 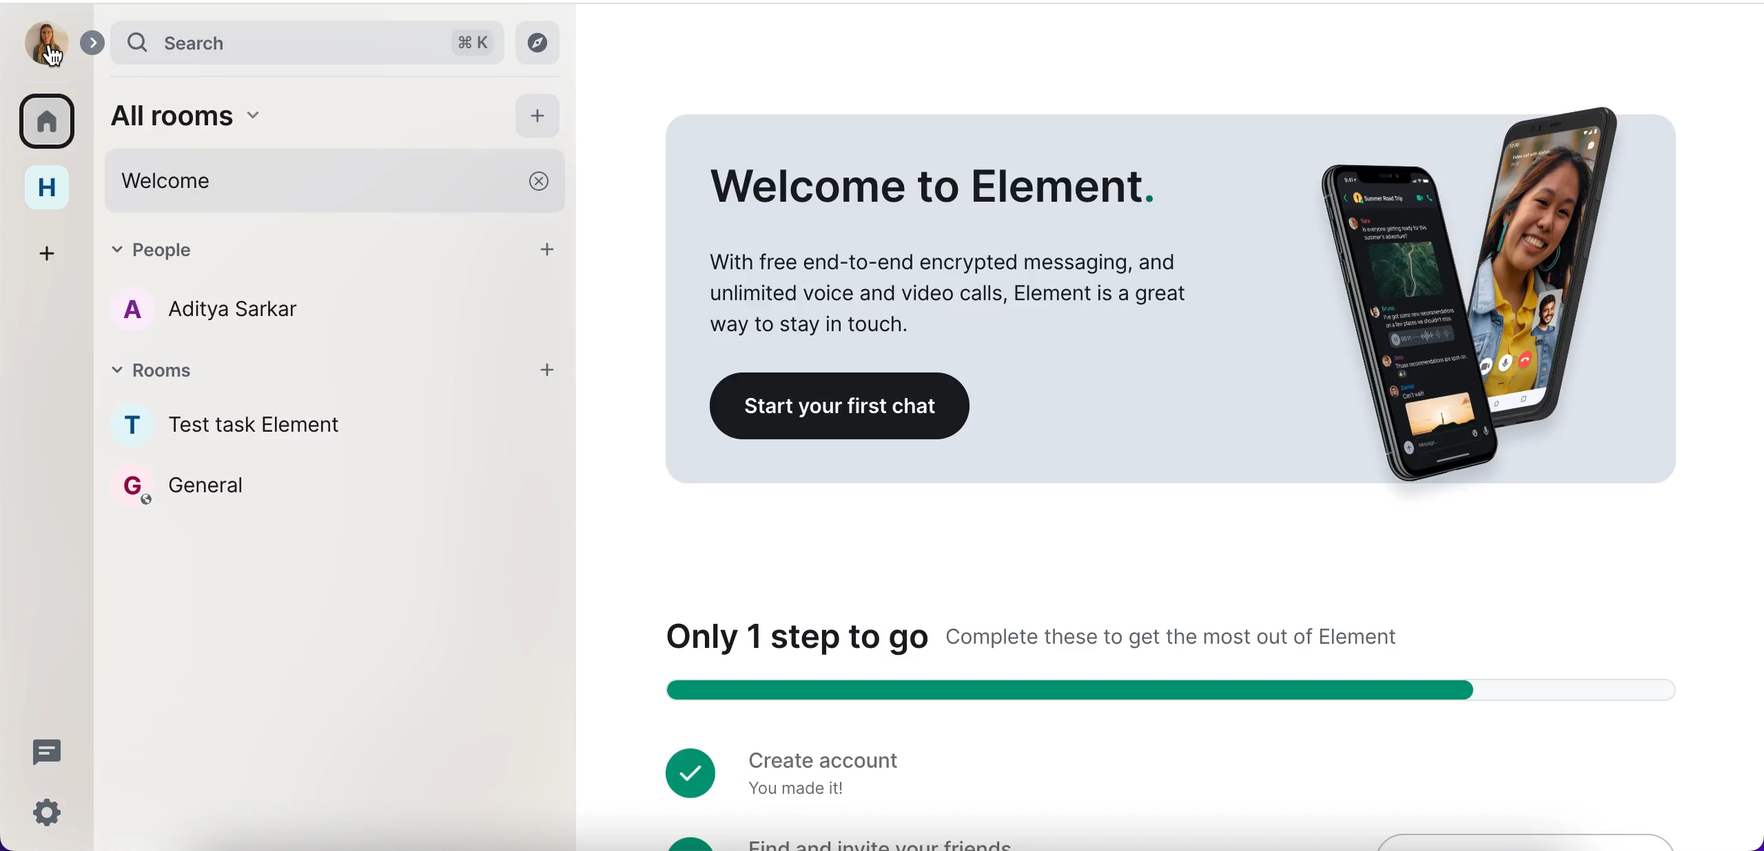 What do you see at coordinates (60, 58) in the screenshot?
I see `cursor on user` at bounding box center [60, 58].